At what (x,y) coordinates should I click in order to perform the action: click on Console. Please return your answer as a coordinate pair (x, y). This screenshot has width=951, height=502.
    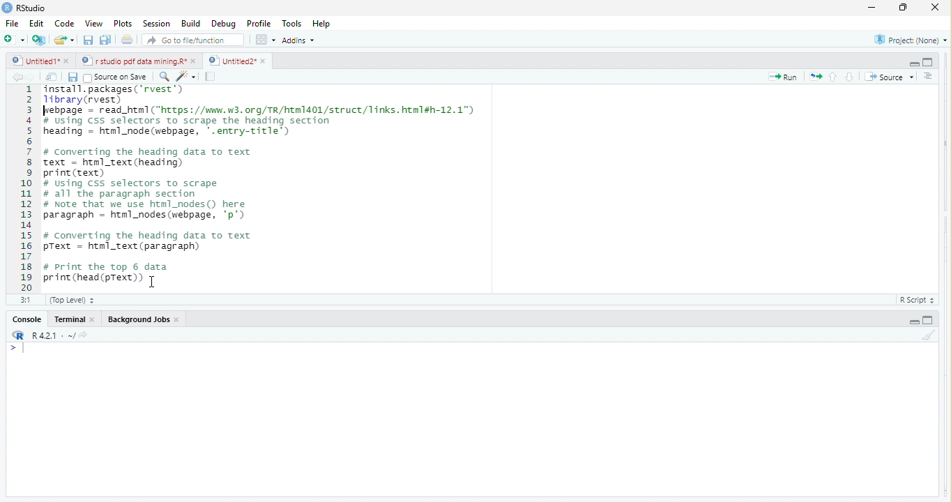
    Looking at the image, I should click on (26, 320).